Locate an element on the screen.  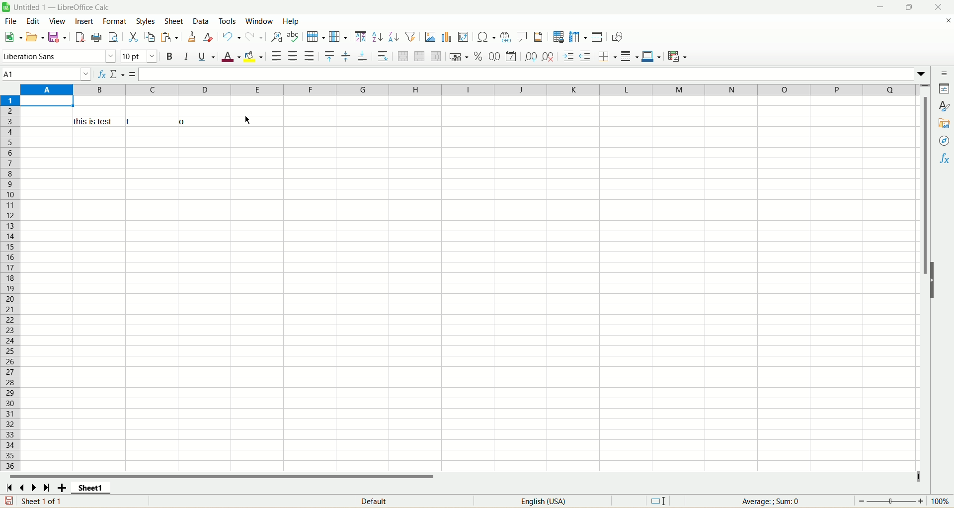
navigator is located at coordinates (944, 142).